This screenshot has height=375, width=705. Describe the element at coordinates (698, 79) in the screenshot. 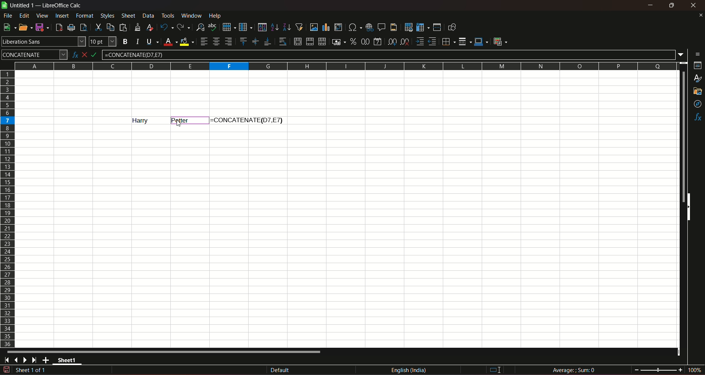

I see `styles` at that location.